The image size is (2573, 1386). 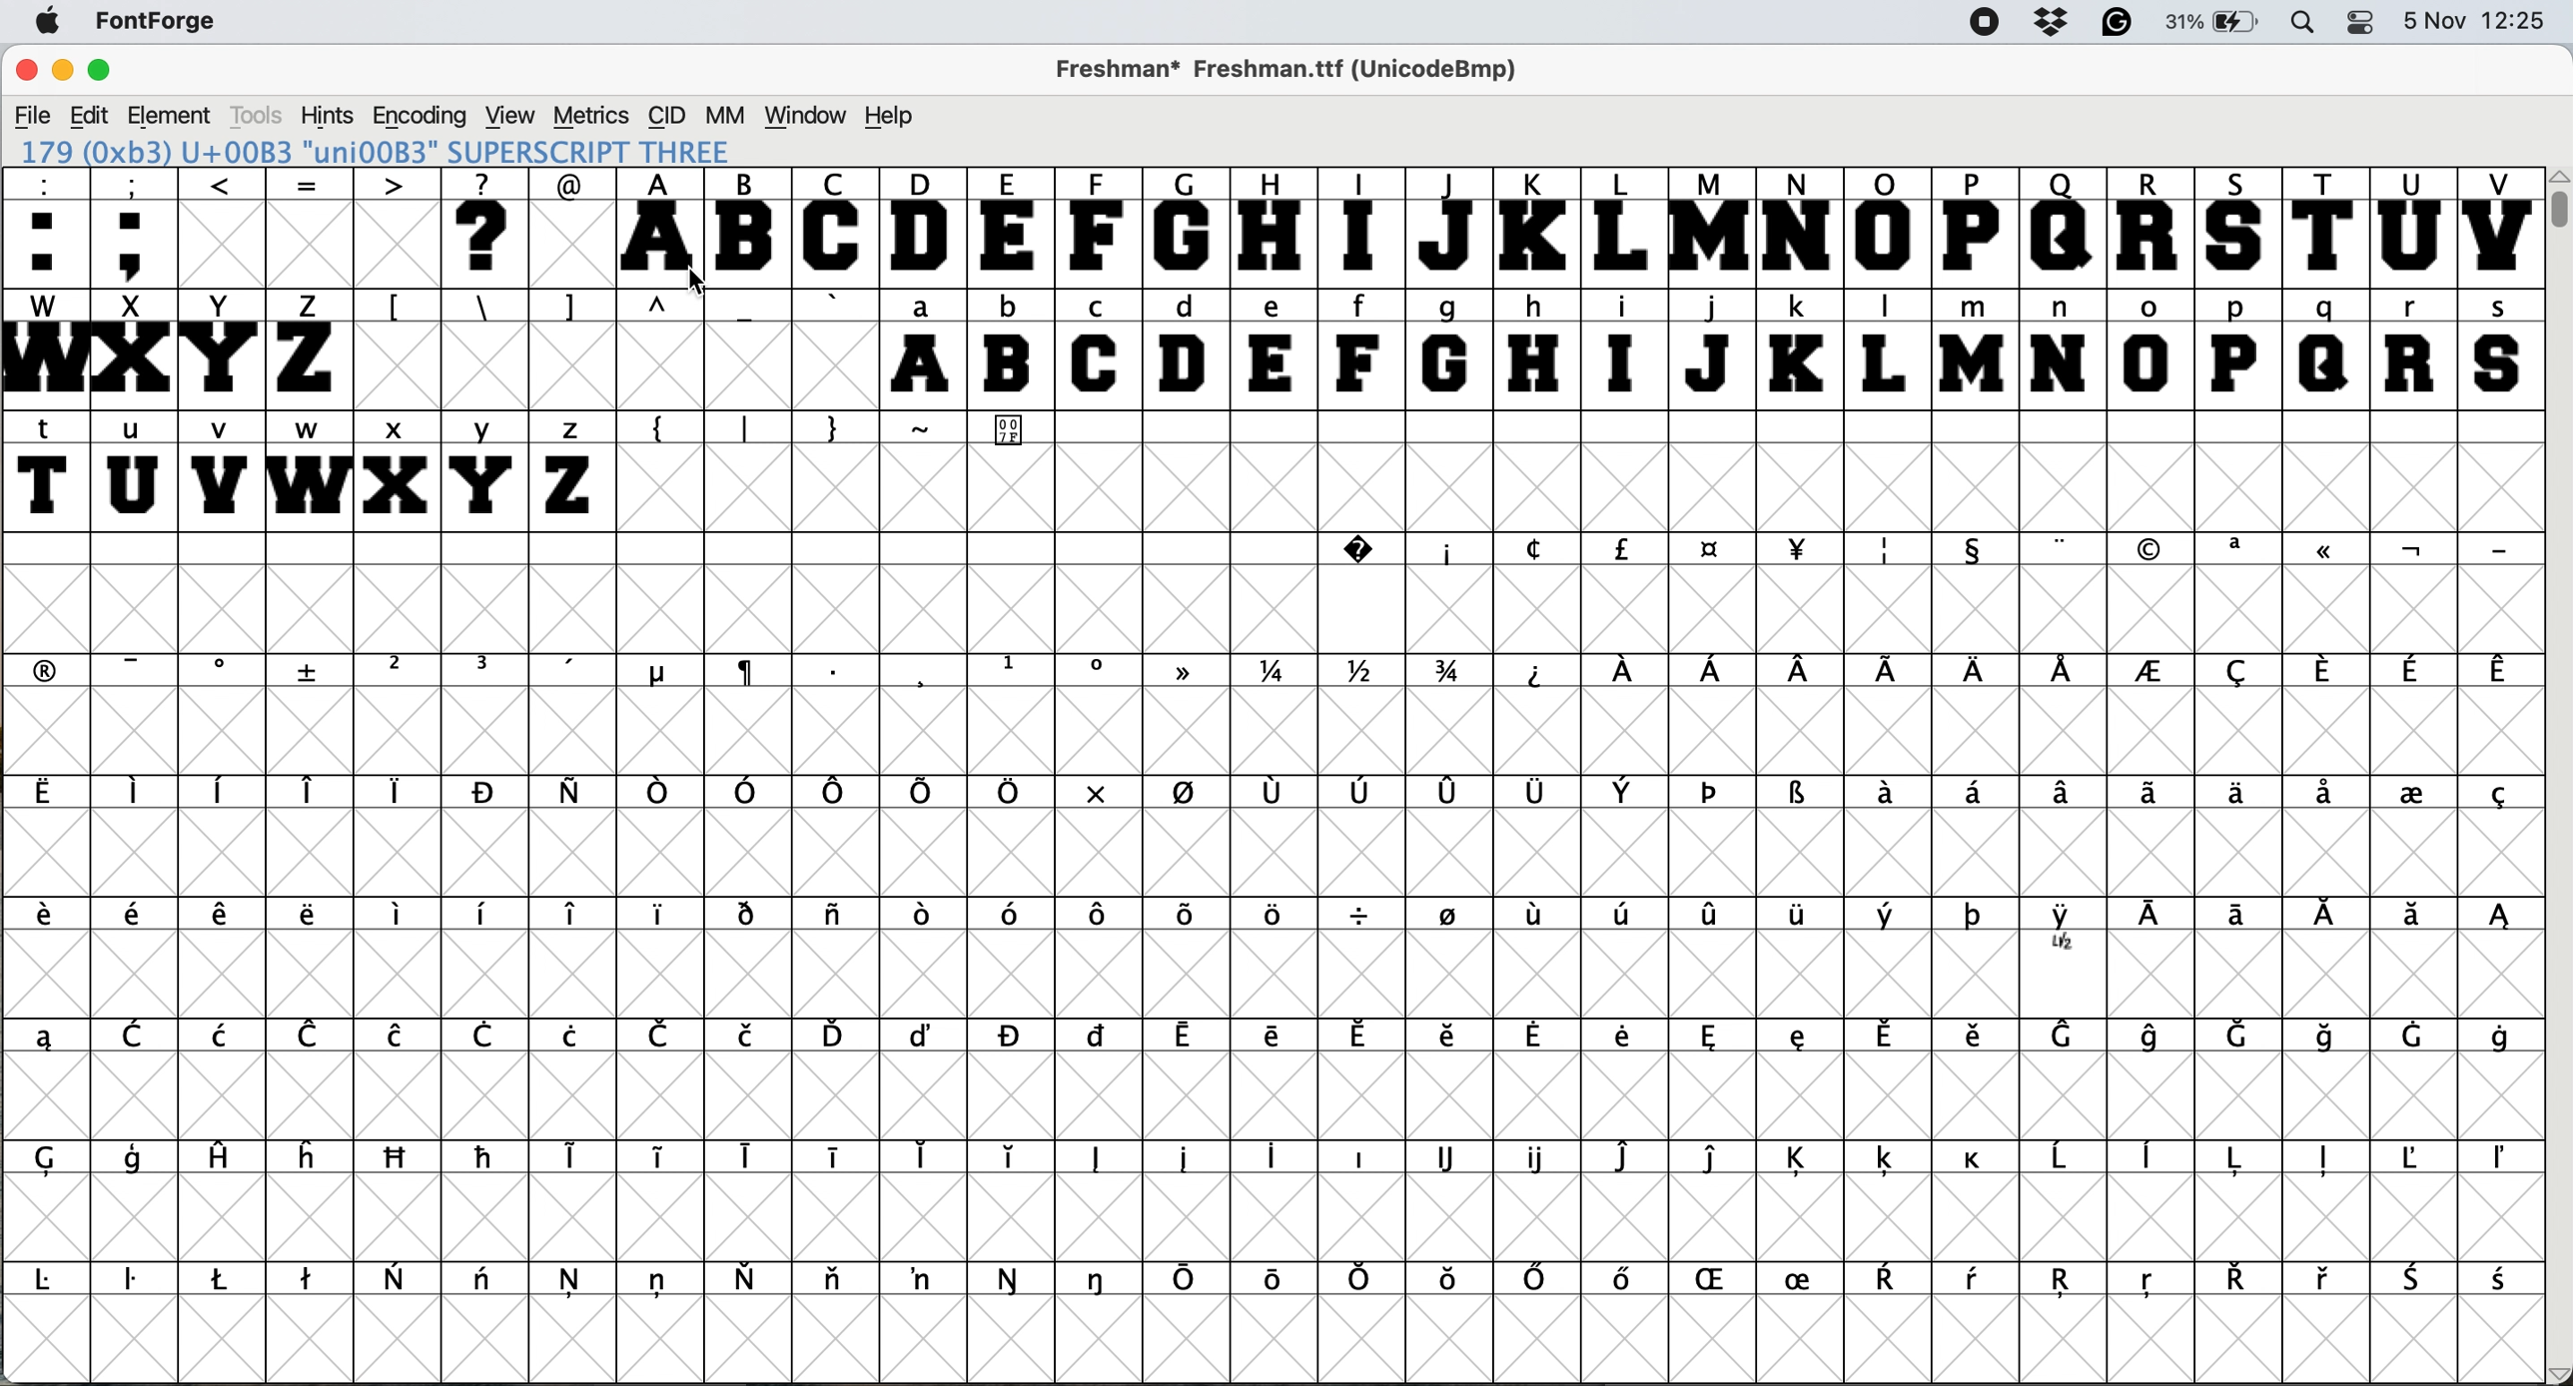 What do you see at coordinates (1799, 669) in the screenshot?
I see `symbol` at bounding box center [1799, 669].